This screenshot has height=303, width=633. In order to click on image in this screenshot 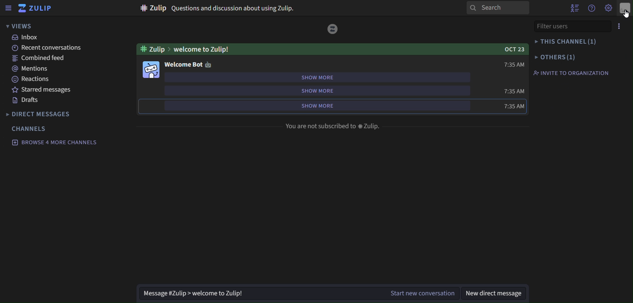, I will do `click(152, 70)`.